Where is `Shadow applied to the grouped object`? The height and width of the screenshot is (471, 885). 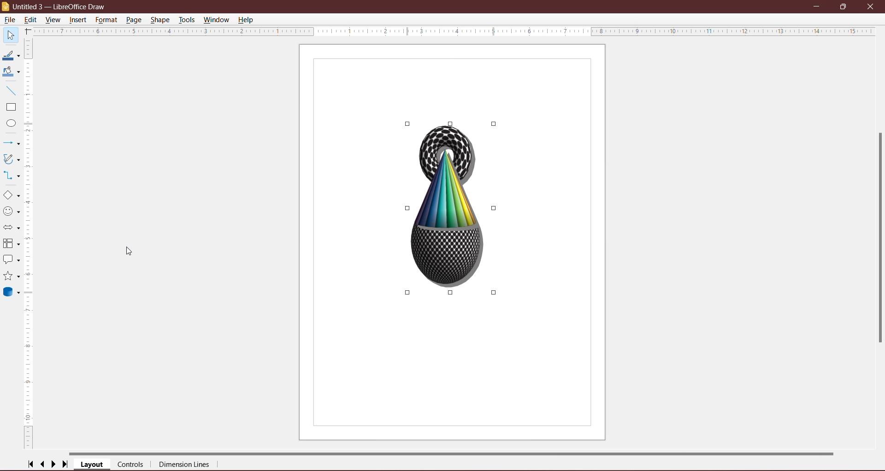
Shadow applied to the grouped object is located at coordinates (451, 208).